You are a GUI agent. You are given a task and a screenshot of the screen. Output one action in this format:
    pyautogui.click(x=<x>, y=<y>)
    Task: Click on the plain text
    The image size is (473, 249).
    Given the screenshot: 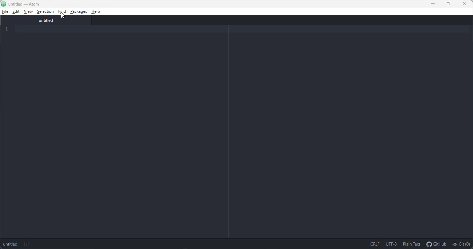 What is the action you would take?
    pyautogui.click(x=411, y=244)
    